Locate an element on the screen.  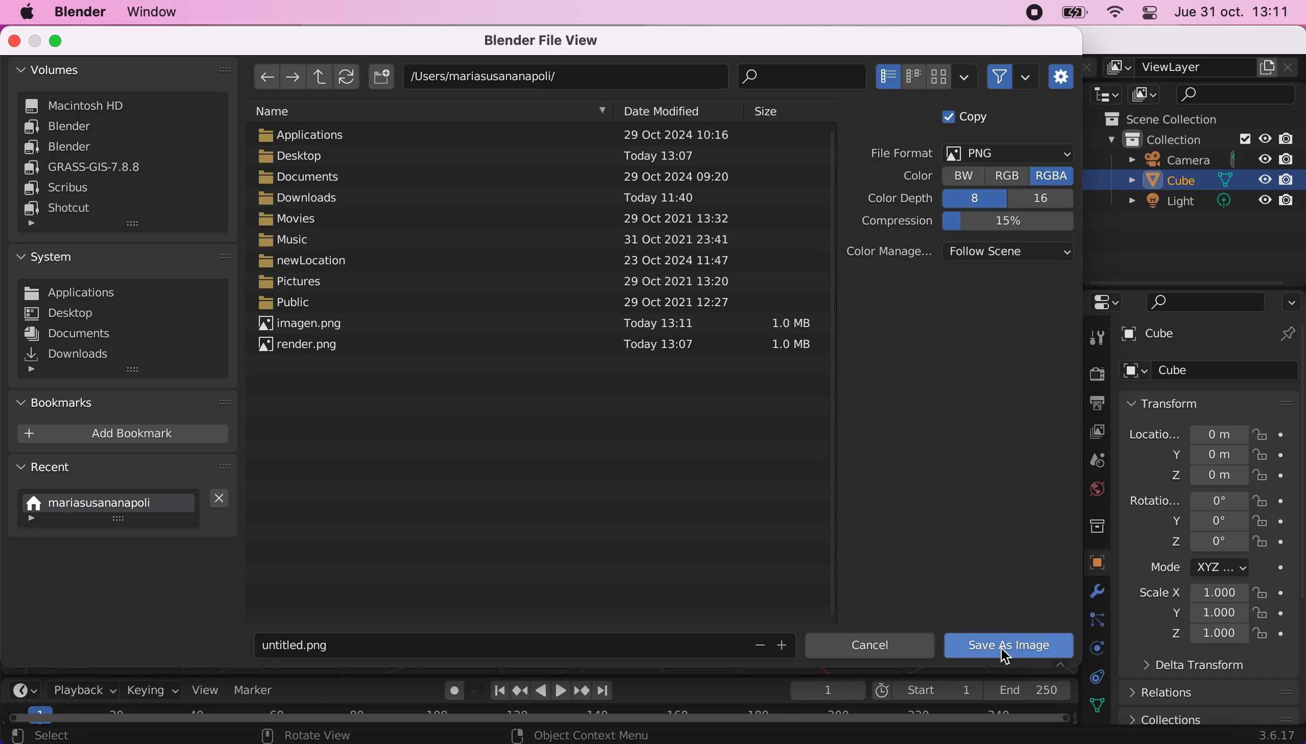
Jump to last is located at coordinates (604, 687).